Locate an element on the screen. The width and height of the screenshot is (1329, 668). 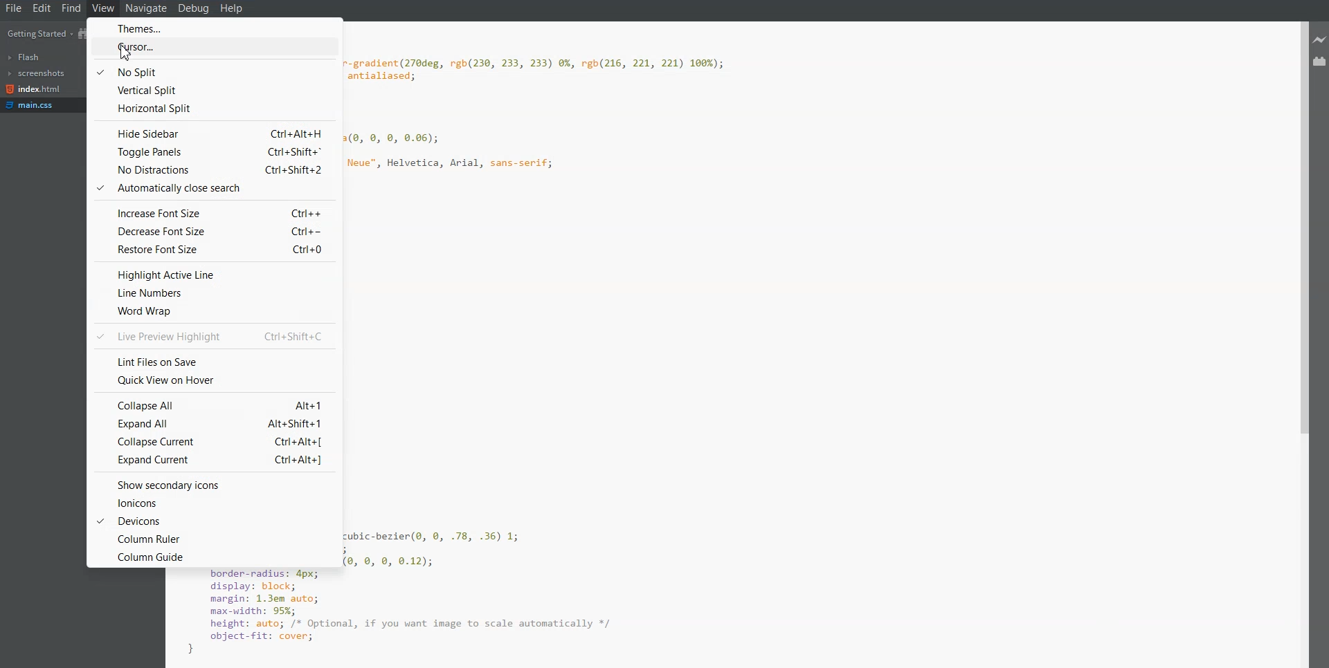
Restore Font Size is located at coordinates (212, 249).